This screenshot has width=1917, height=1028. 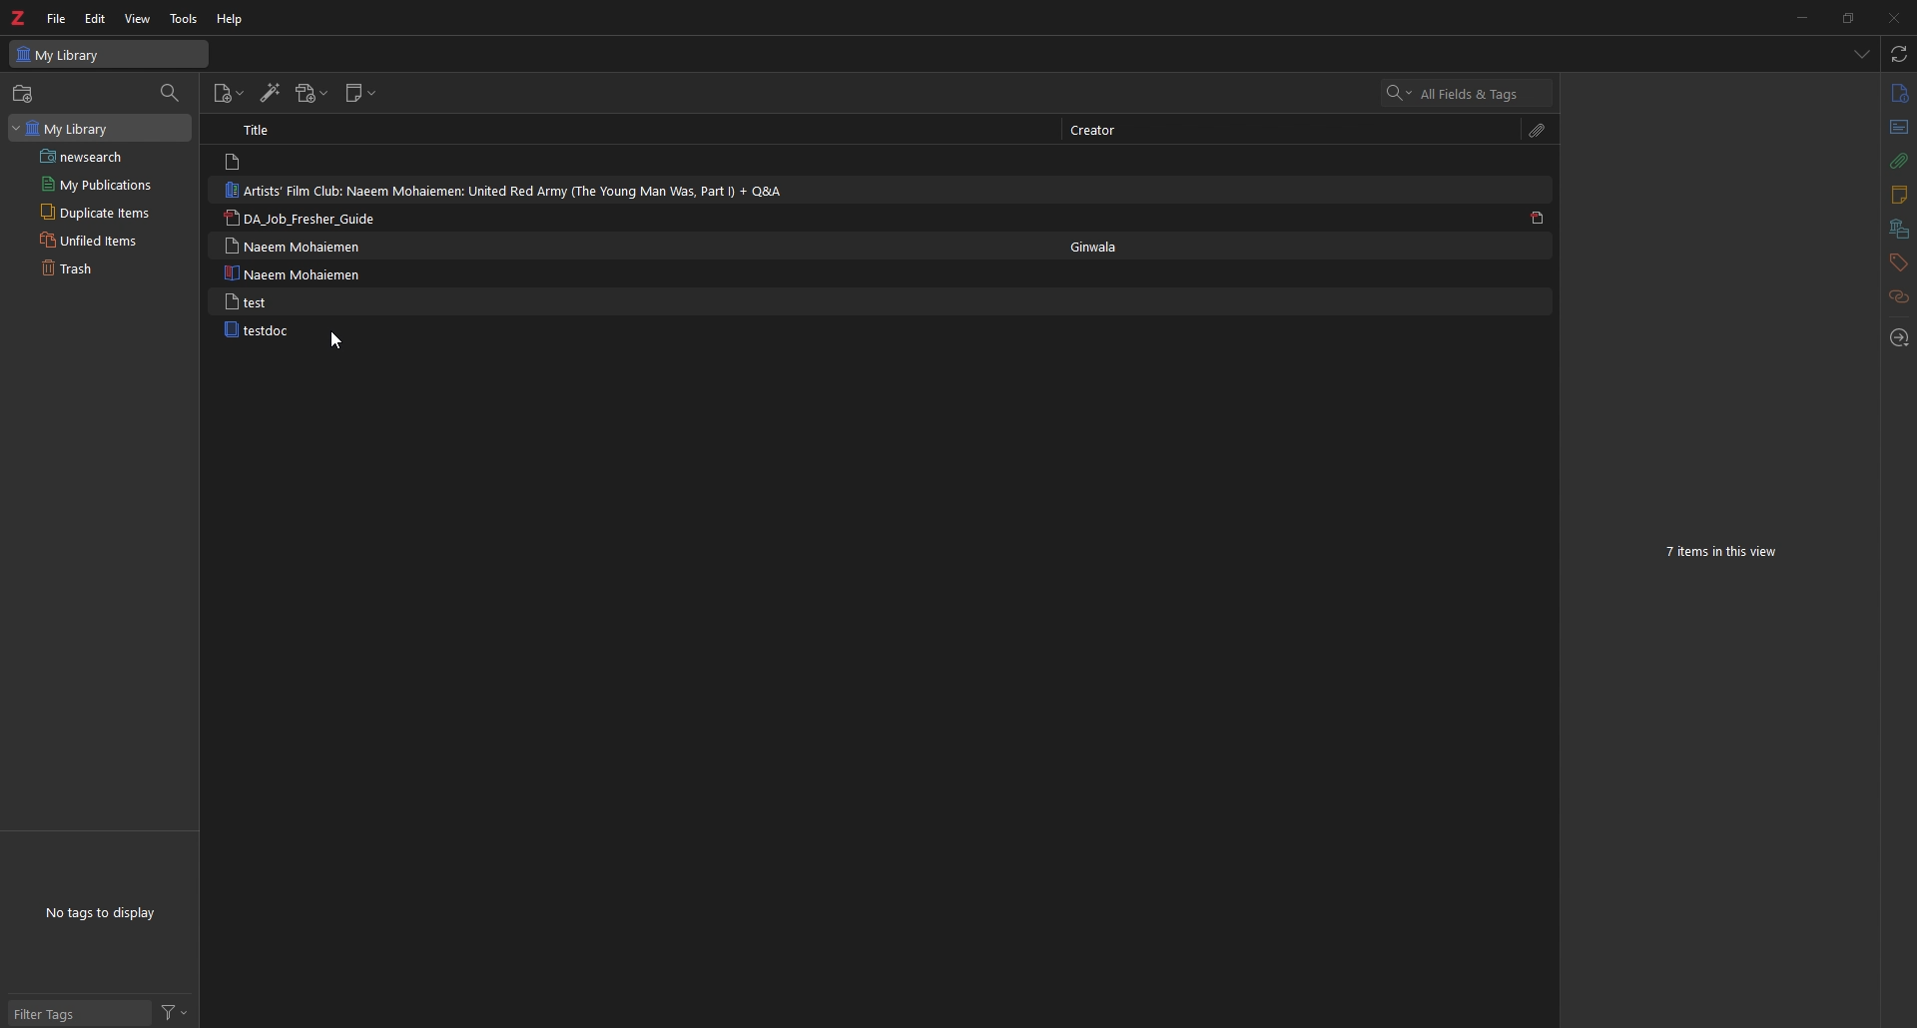 I want to click on 7 items in this view, so click(x=1719, y=553).